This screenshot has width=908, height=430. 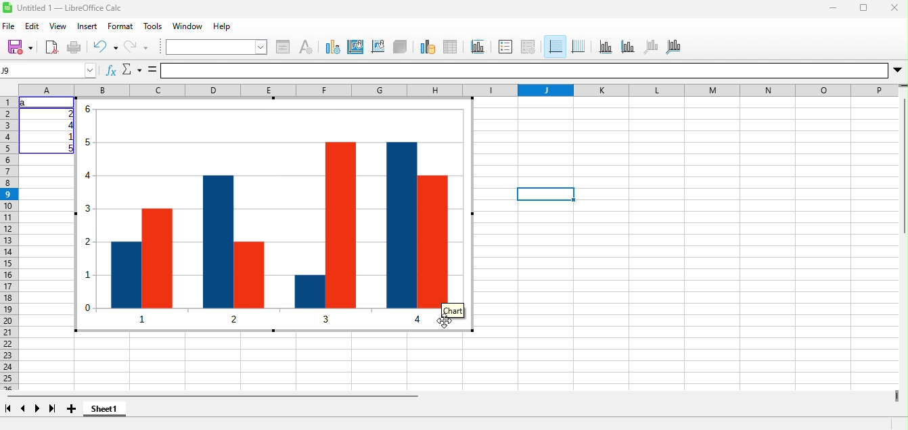 What do you see at coordinates (9, 409) in the screenshot?
I see `first sheet` at bounding box center [9, 409].